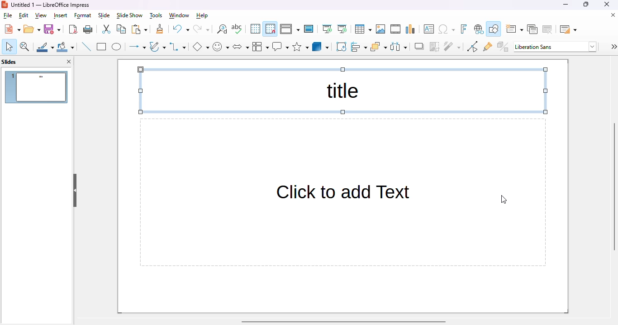  I want to click on Untitled 1 - LibreOffice Impress, so click(52, 5).